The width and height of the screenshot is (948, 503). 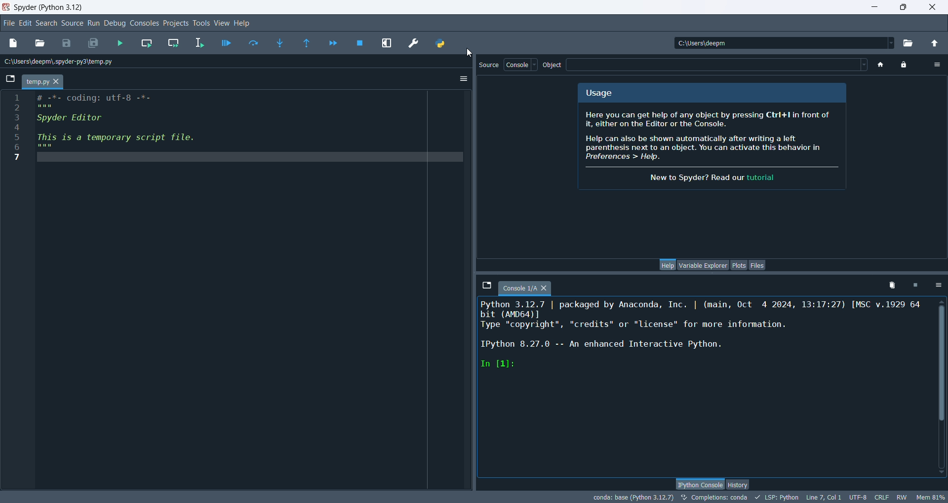 I want to click on UTF, so click(x=859, y=497).